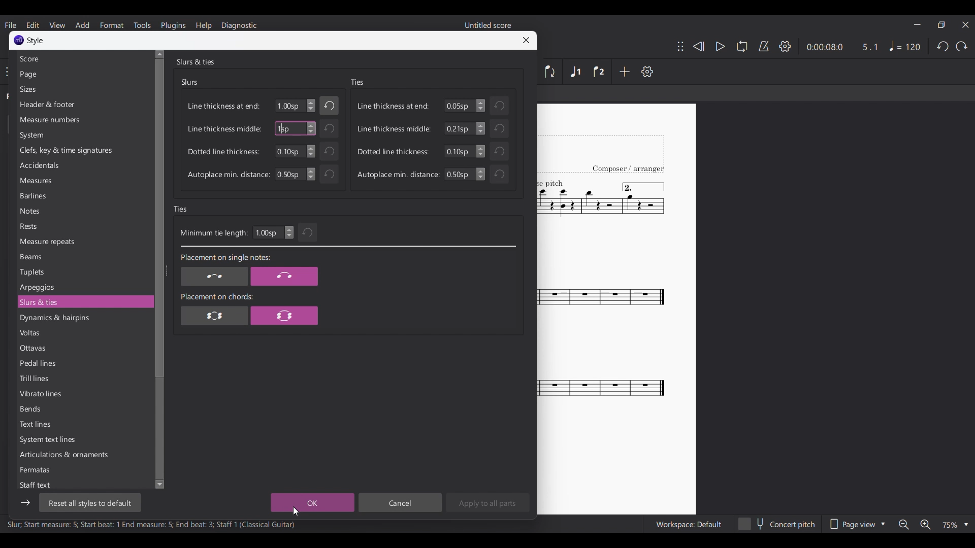  I want to click on File menu, so click(11, 25).